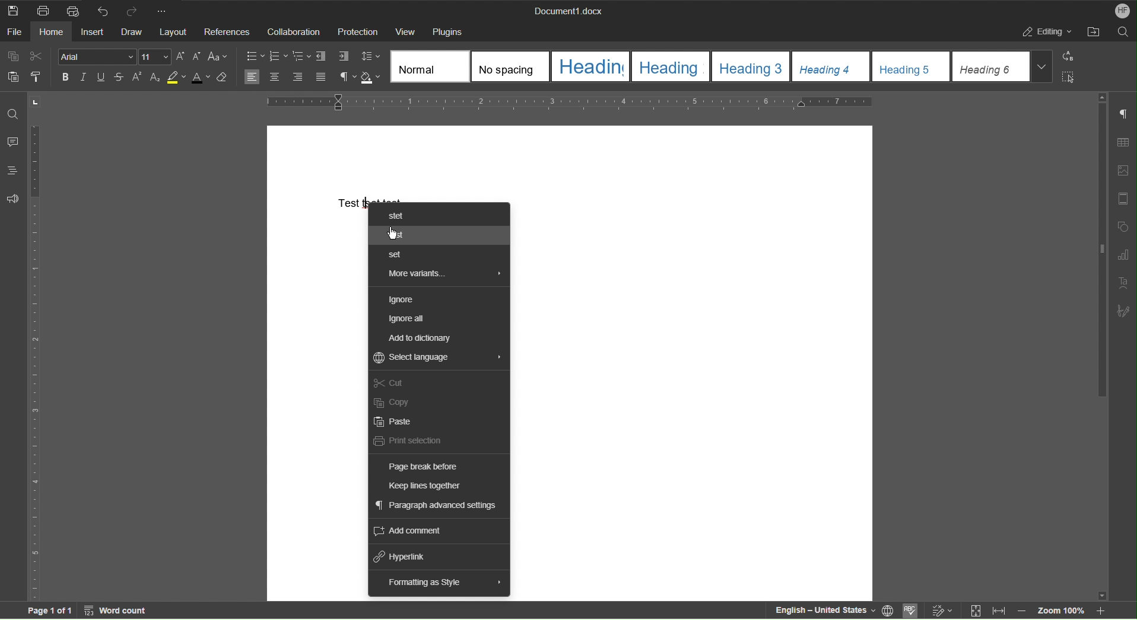 Image resolution: width=1137 pixels, height=620 pixels. I want to click on Normal, so click(431, 66).